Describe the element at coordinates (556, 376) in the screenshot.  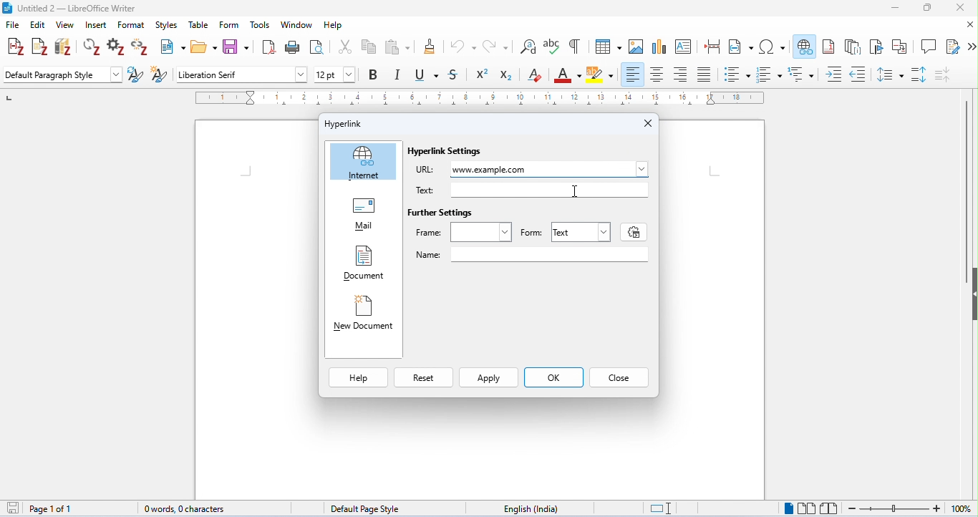
I see `ok` at that location.